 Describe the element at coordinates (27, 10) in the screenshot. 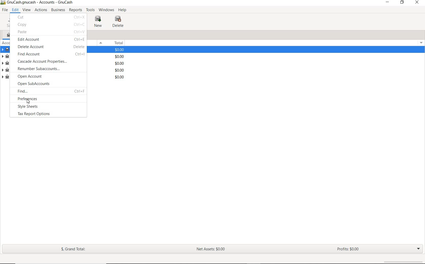

I see `VIEW` at that location.